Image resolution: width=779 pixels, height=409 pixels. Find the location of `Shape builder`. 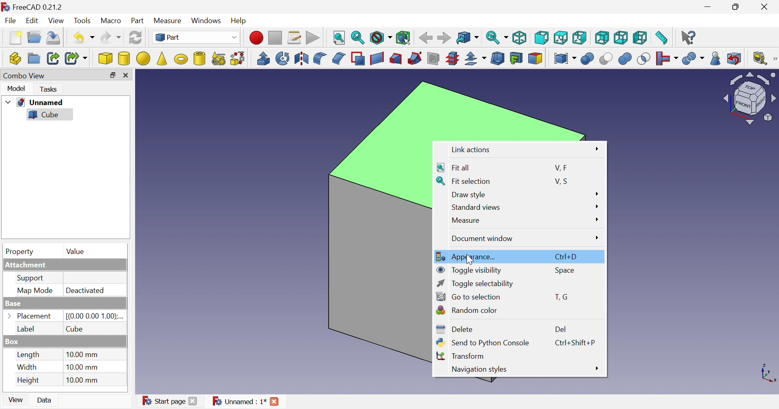

Shape builder is located at coordinates (239, 59).